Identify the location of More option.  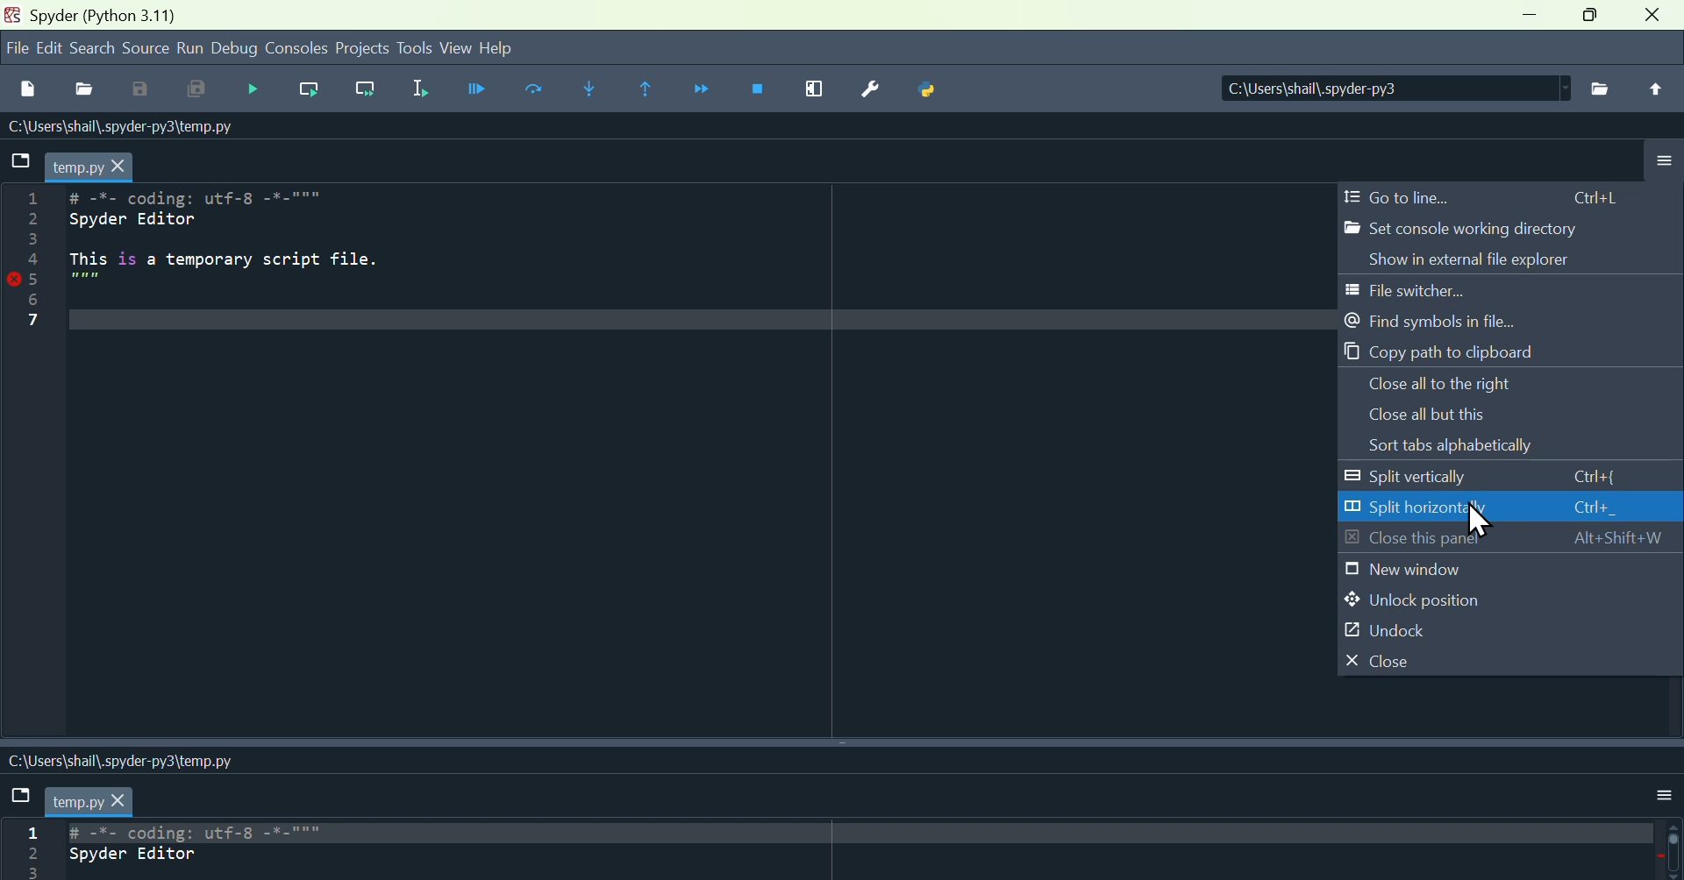
(1649, 796).